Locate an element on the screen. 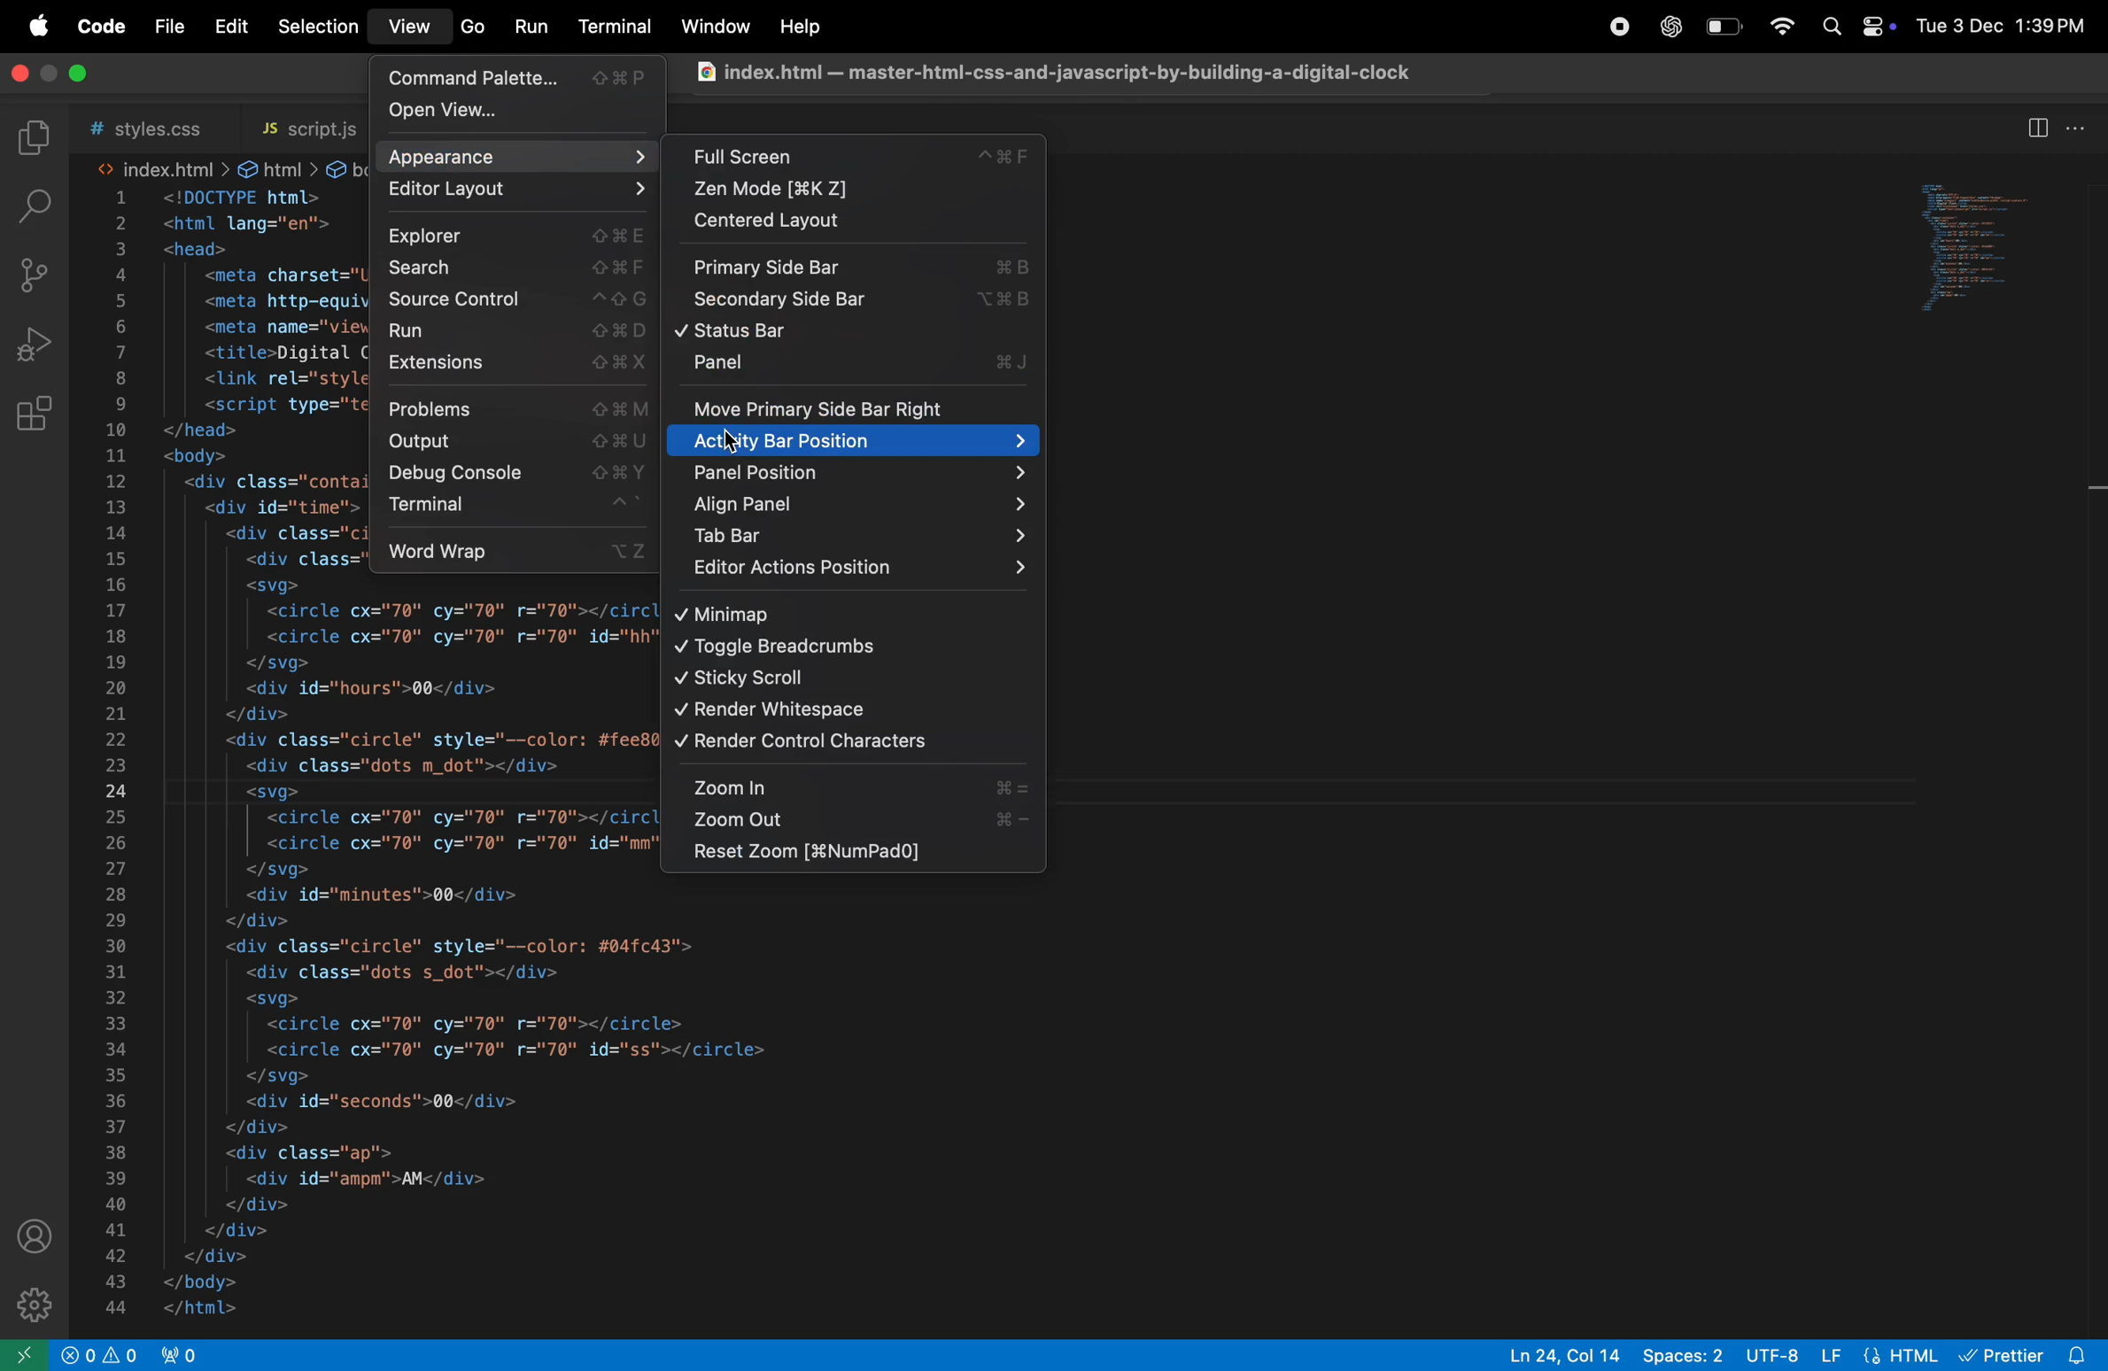 This screenshot has height=1371, width=2108. sticky scrool is located at coordinates (848, 678).